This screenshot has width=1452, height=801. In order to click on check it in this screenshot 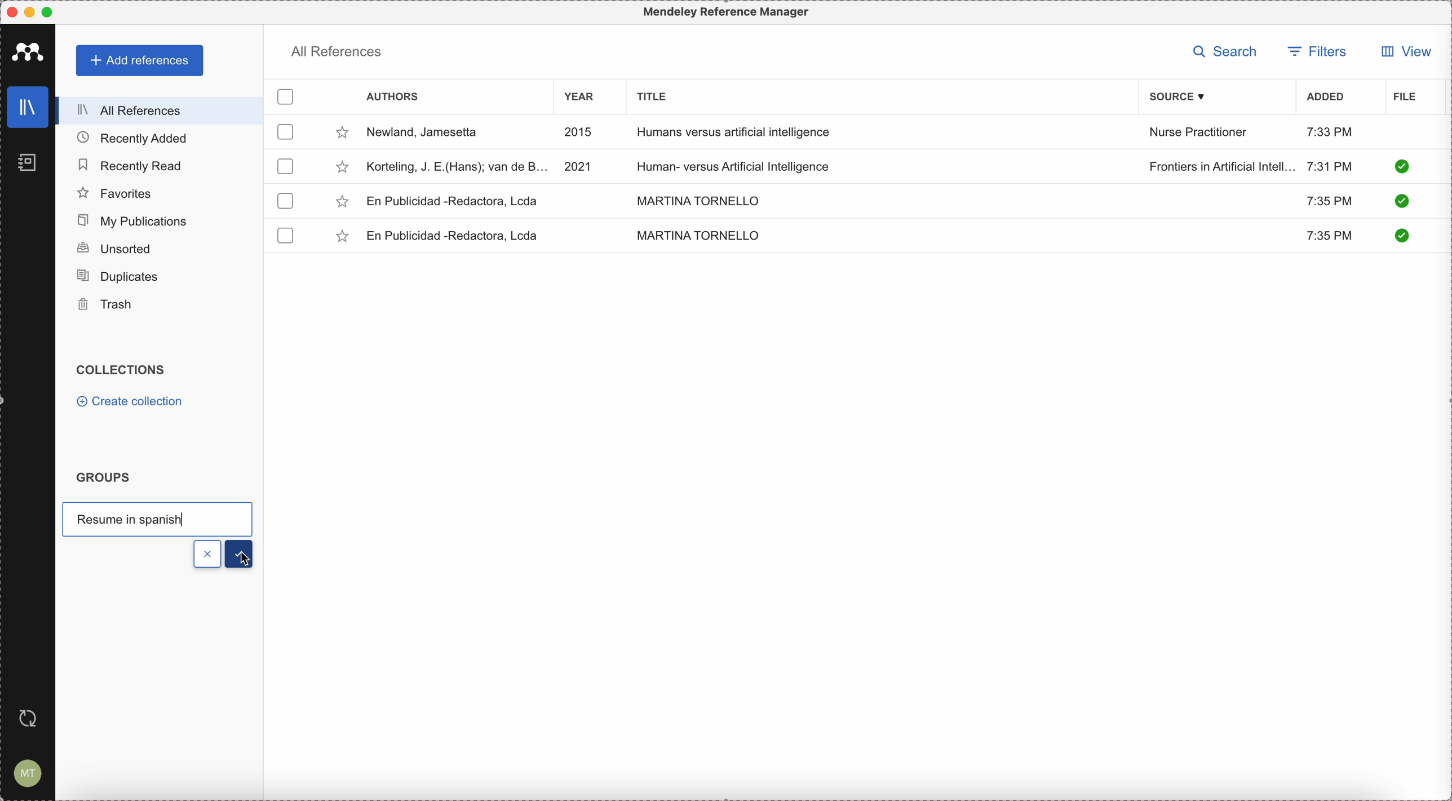, I will do `click(1400, 202)`.